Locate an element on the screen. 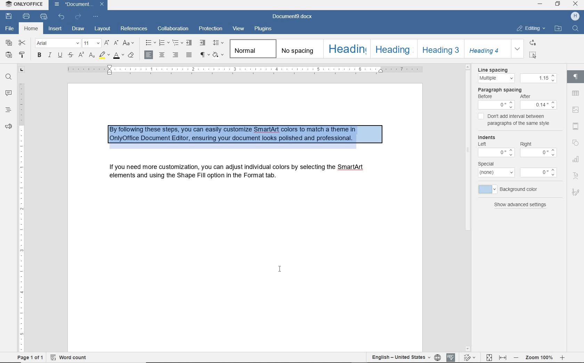  replace is located at coordinates (532, 43).